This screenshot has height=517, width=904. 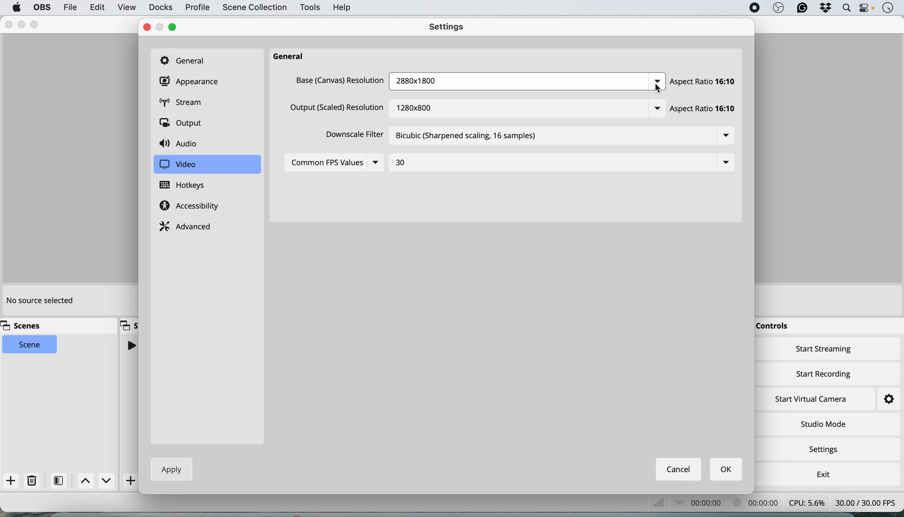 What do you see at coordinates (160, 27) in the screenshot?
I see `minimize` at bounding box center [160, 27].